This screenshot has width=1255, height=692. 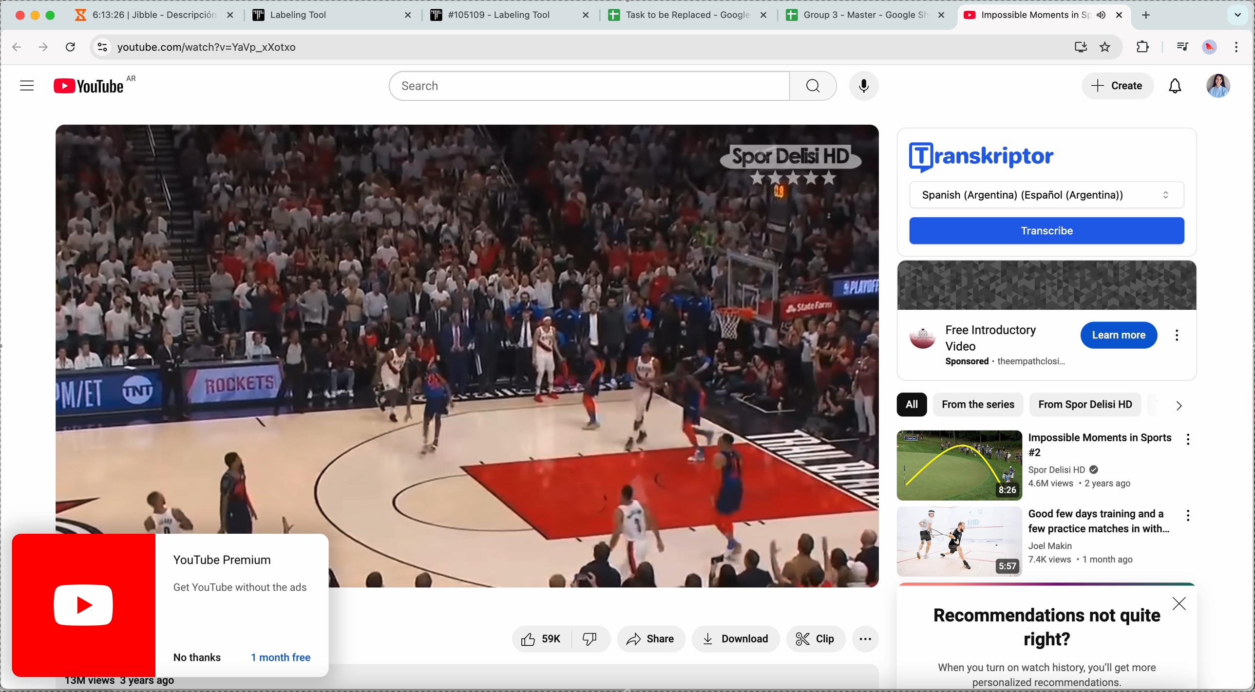 What do you see at coordinates (613, 86) in the screenshot?
I see `search bar` at bounding box center [613, 86].